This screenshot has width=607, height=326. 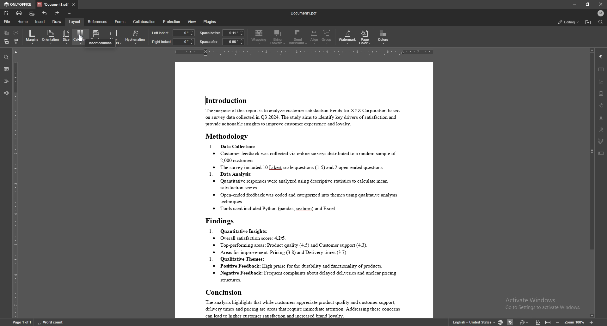 I want to click on line numbers, so click(x=114, y=37).